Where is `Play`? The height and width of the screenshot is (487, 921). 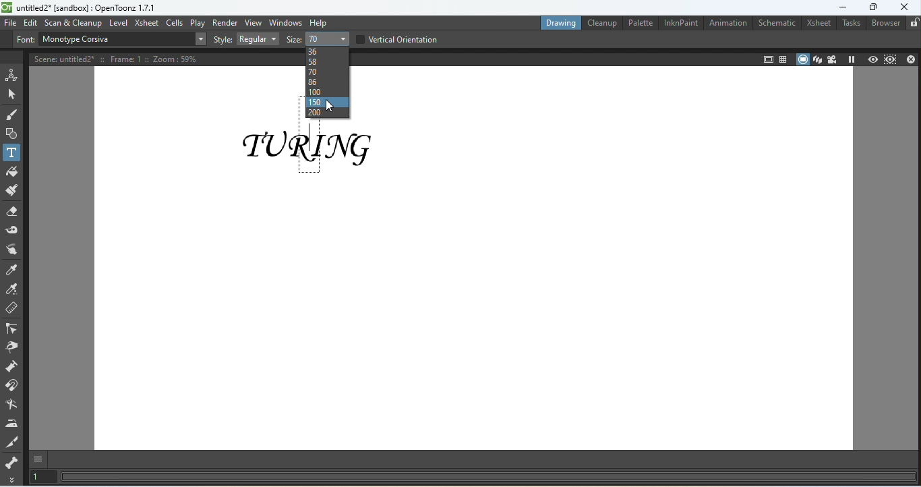 Play is located at coordinates (198, 22).